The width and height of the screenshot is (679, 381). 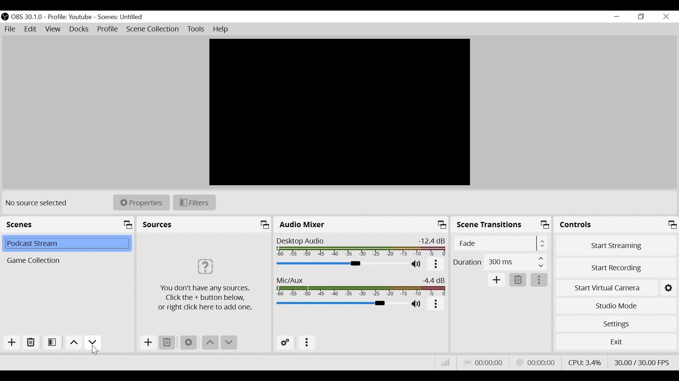 What do you see at coordinates (436, 305) in the screenshot?
I see `more options` at bounding box center [436, 305].